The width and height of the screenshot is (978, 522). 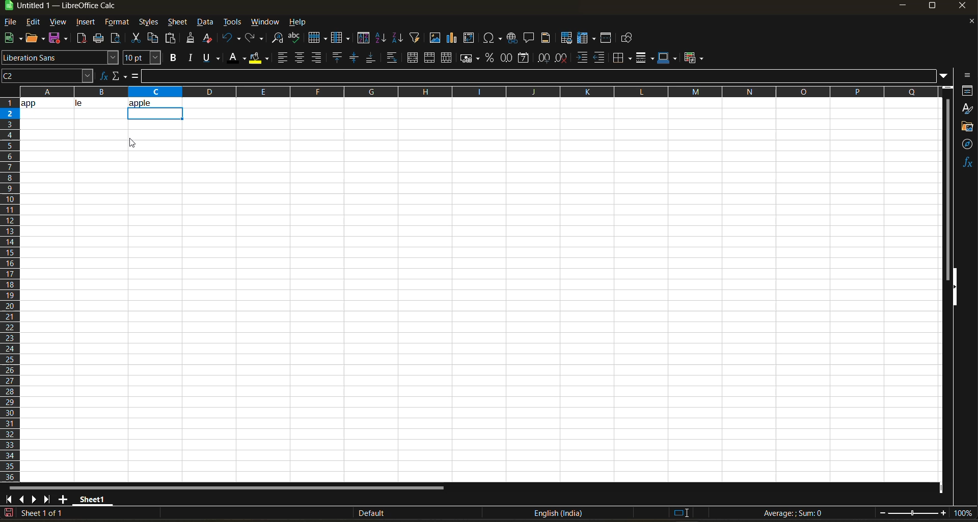 What do you see at coordinates (954, 287) in the screenshot?
I see `hide` at bounding box center [954, 287].